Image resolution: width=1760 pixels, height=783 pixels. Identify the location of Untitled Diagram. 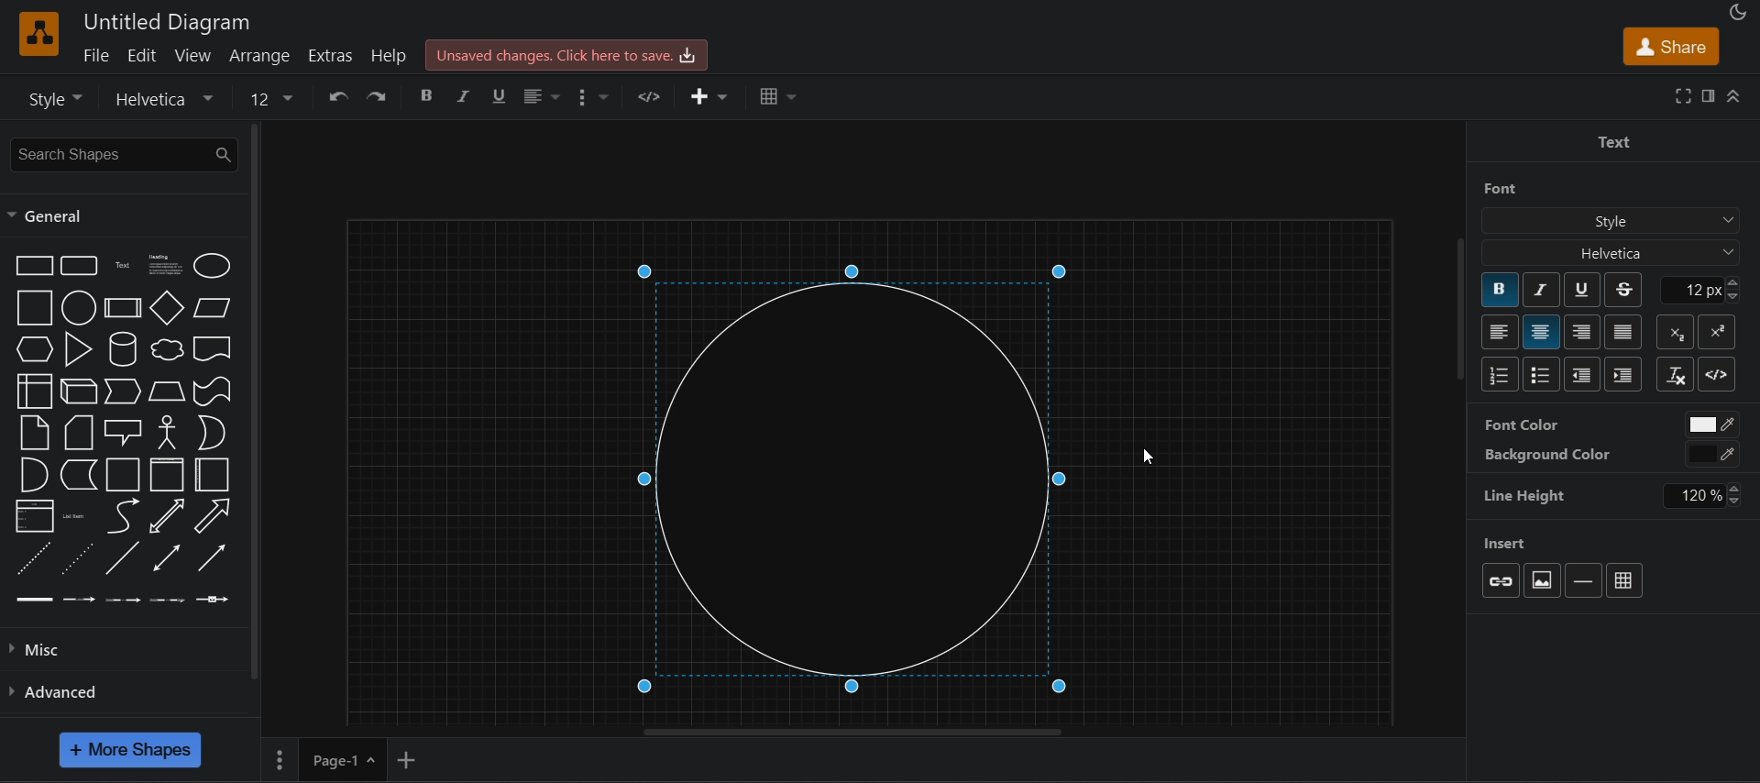
(169, 20).